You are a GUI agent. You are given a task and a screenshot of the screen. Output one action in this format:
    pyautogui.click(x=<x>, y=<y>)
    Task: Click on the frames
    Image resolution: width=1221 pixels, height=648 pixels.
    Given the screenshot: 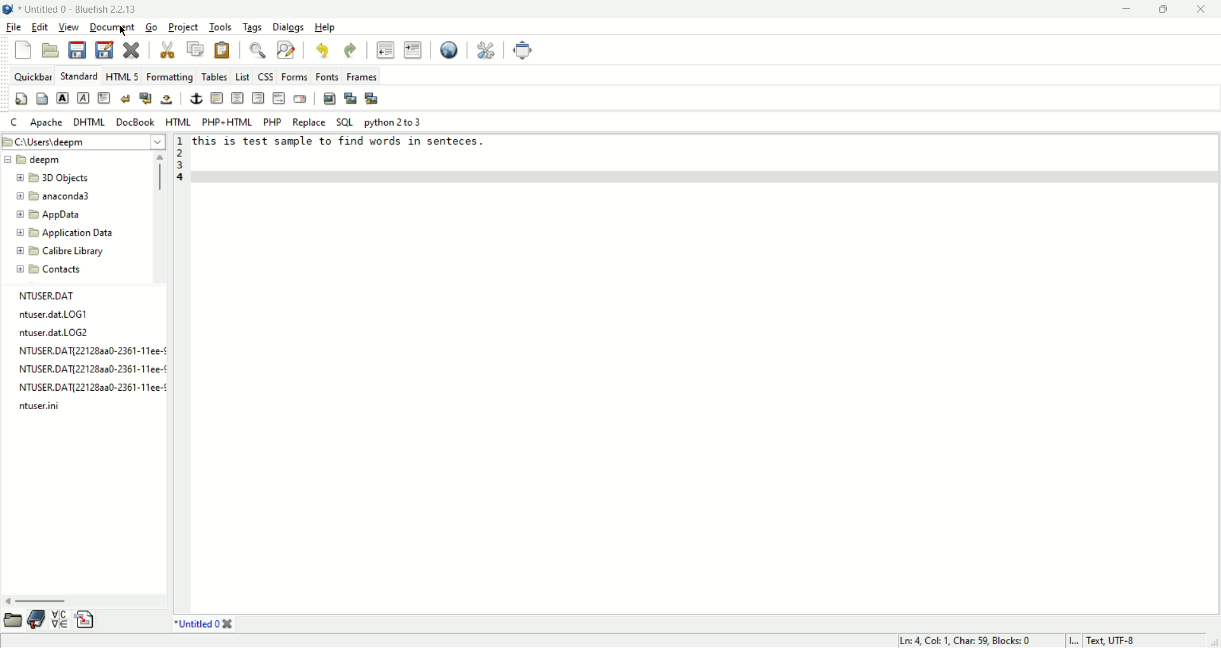 What is the action you would take?
    pyautogui.click(x=362, y=74)
    